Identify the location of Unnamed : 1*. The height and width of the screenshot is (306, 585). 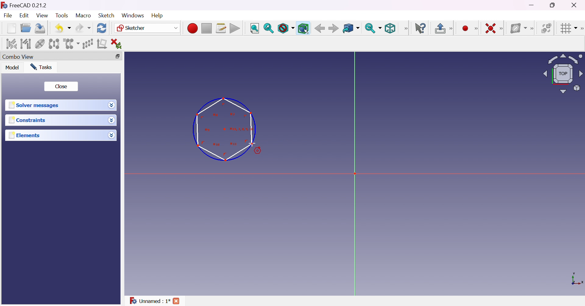
(150, 301).